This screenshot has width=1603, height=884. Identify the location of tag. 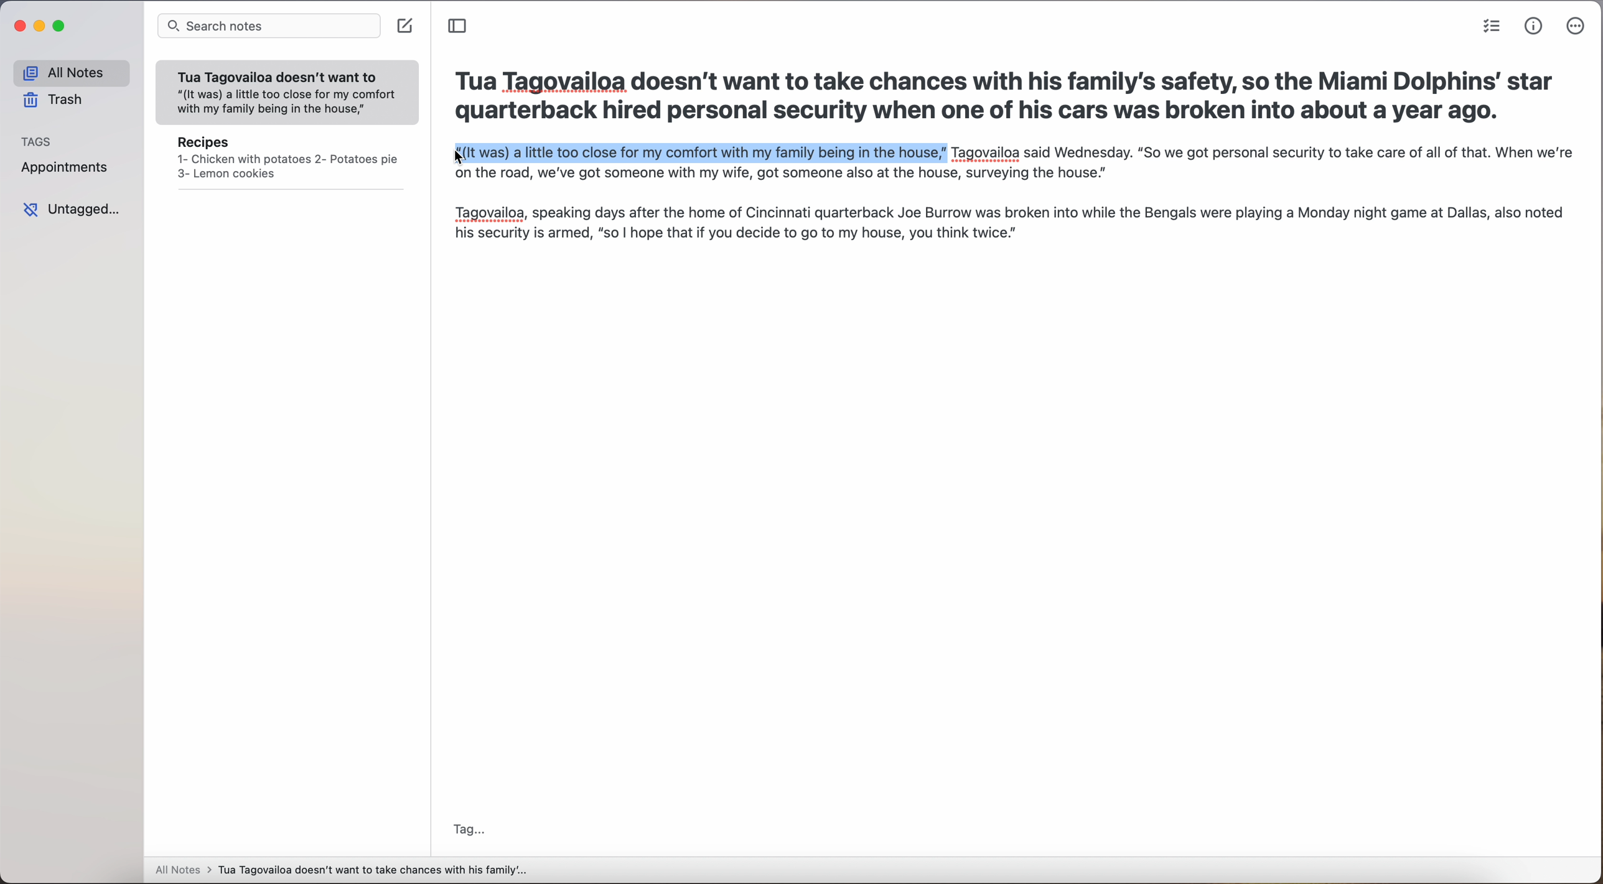
(470, 830).